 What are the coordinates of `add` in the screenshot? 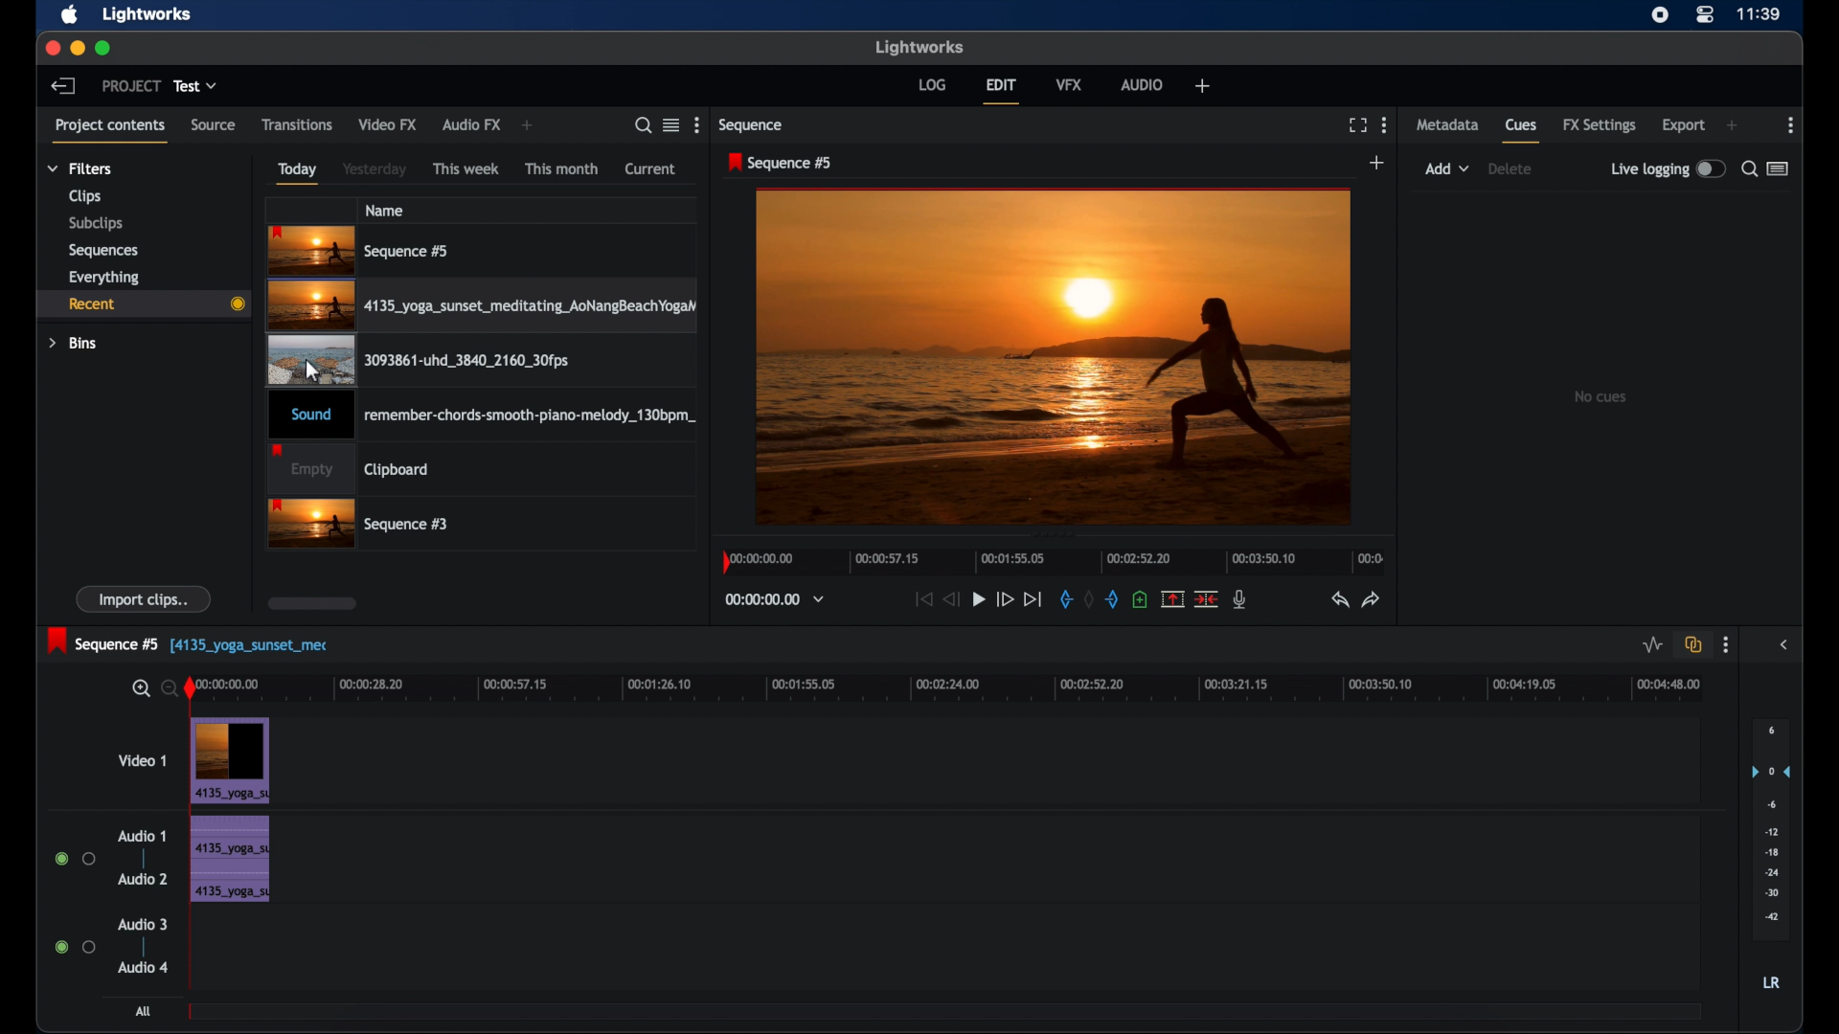 It's located at (1732, 125).